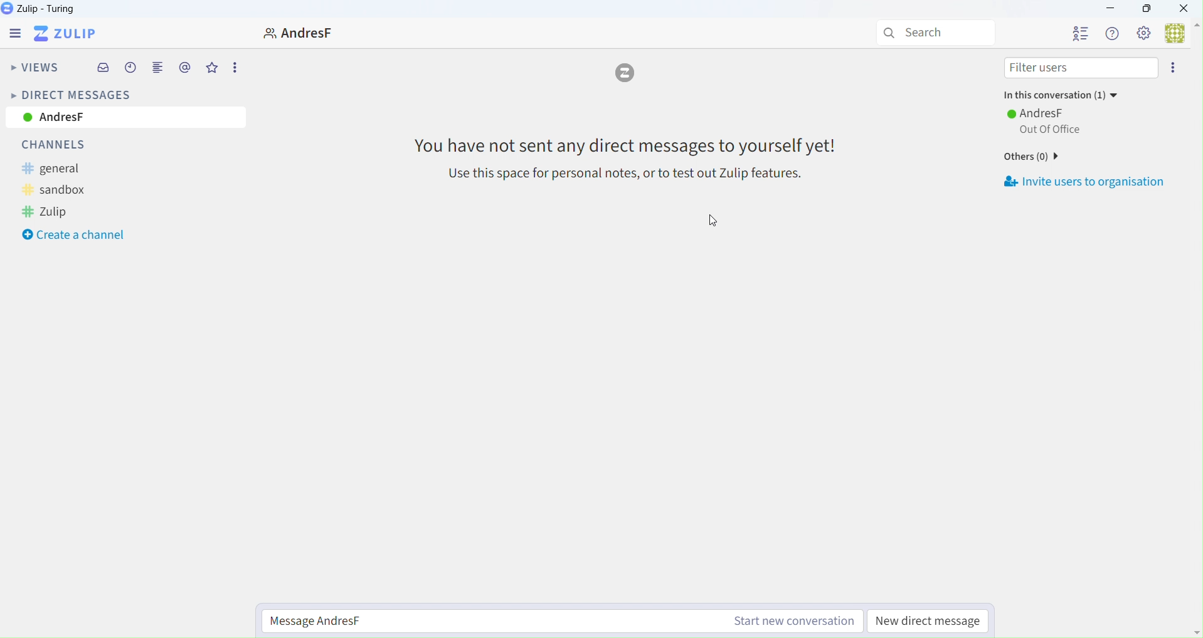 This screenshot has width=1203, height=638. What do you see at coordinates (1147, 8) in the screenshot?
I see `Box` at bounding box center [1147, 8].